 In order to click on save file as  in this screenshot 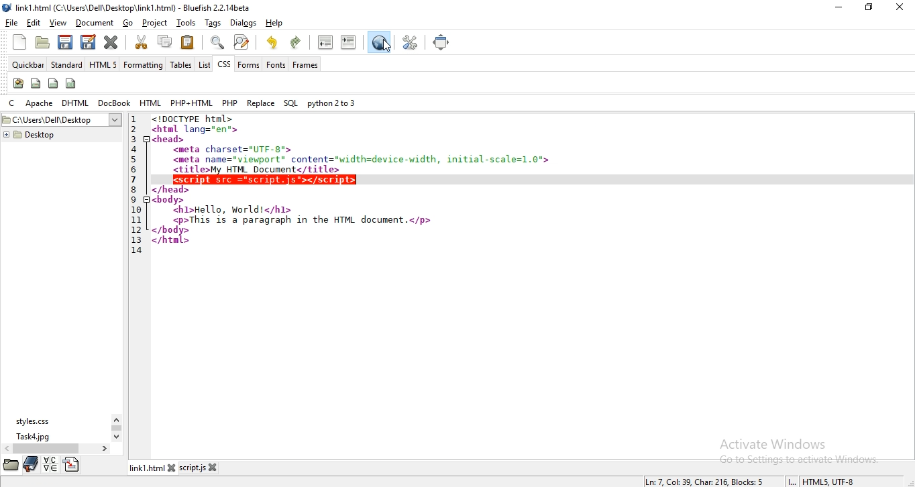, I will do `click(87, 42)`.